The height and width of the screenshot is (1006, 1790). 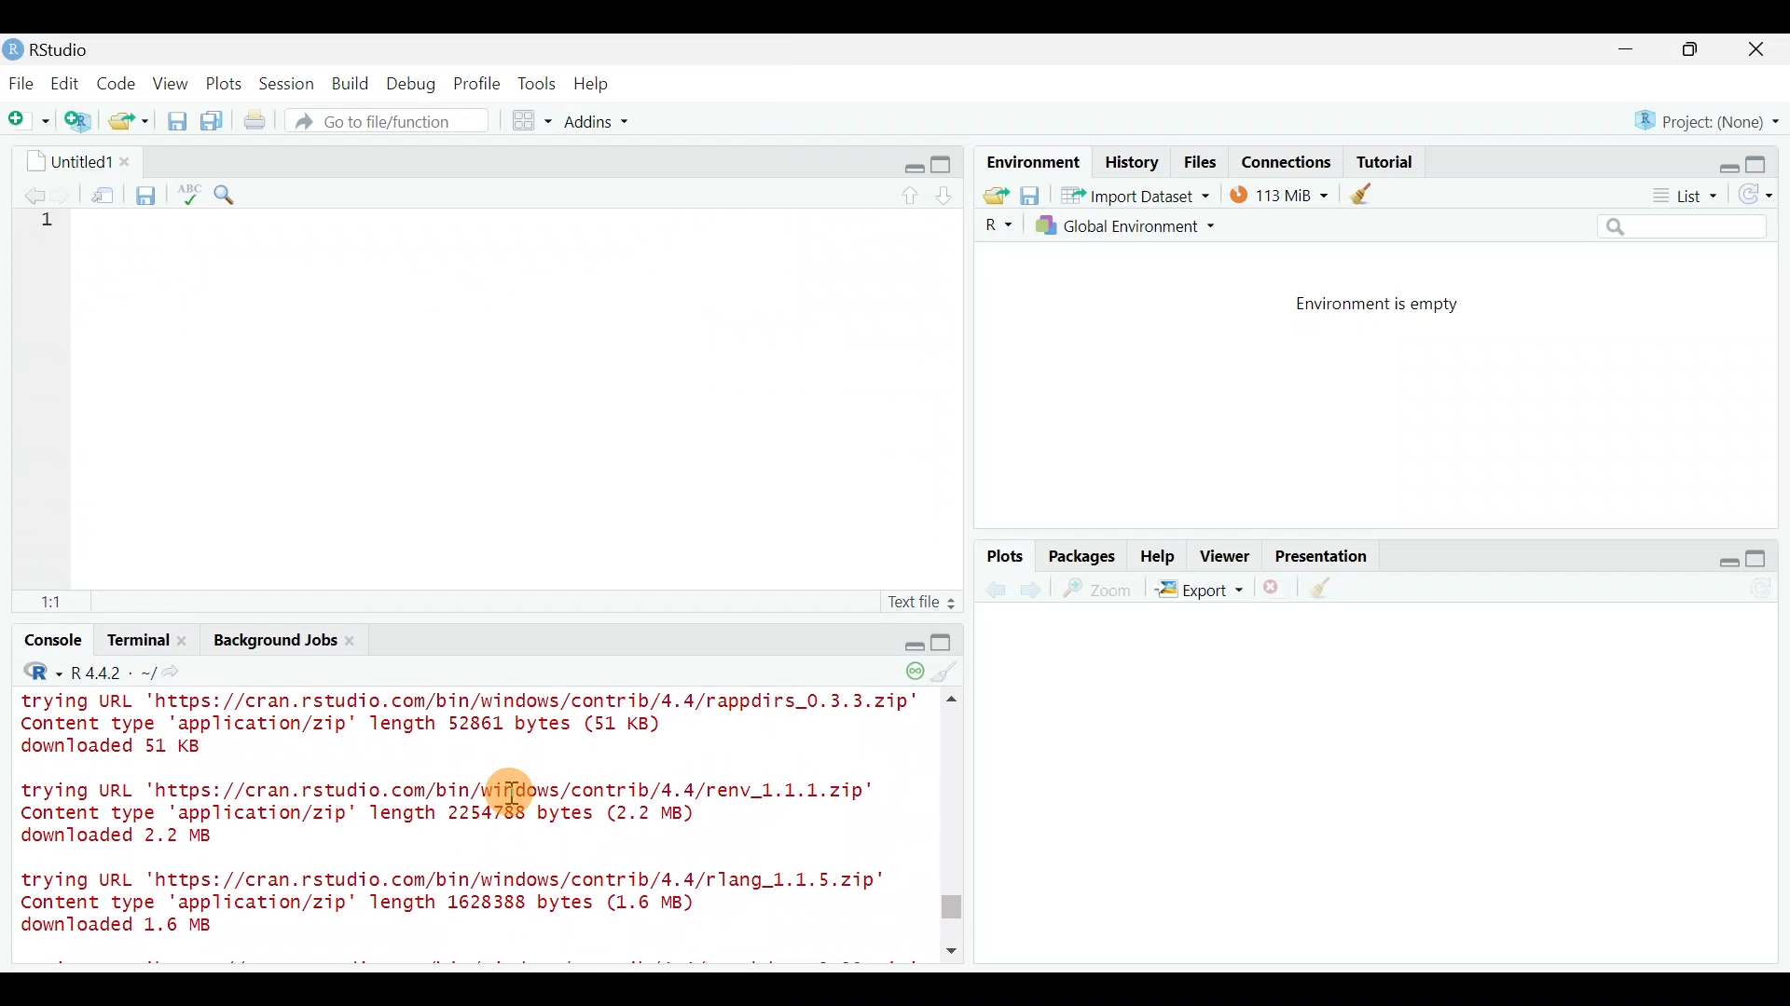 What do you see at coordinates (1159, 554) in the screenshot?
I see `Help` at bounding box center [1159, 554].